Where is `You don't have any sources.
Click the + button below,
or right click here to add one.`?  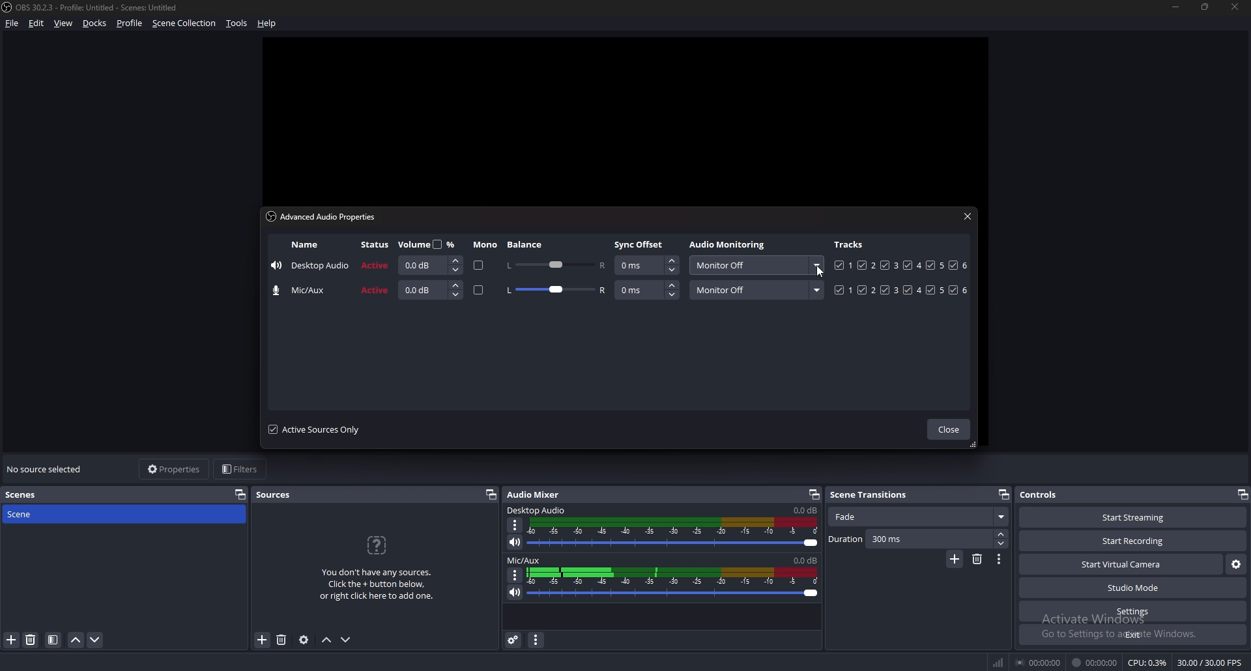
You don't have any sources.
Click the + button below,
or right click here to add one. is located at coordinates (381, 569).